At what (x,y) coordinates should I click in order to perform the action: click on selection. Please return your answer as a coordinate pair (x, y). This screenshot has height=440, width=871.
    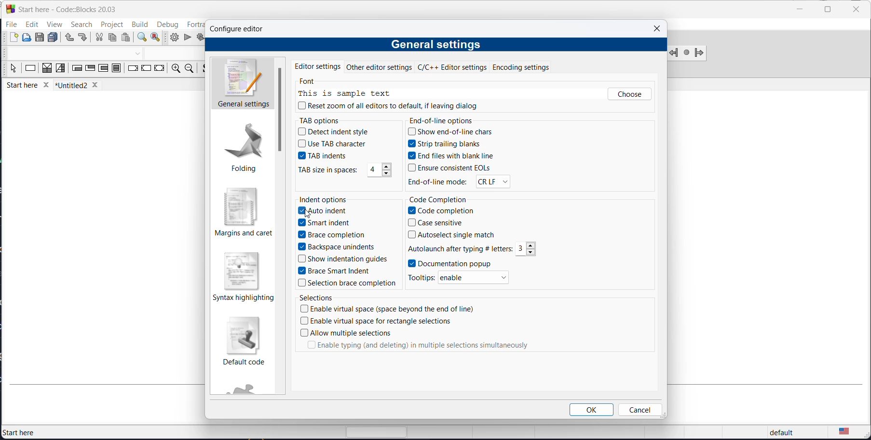
    Looking at the image, I should click on (61, 69).